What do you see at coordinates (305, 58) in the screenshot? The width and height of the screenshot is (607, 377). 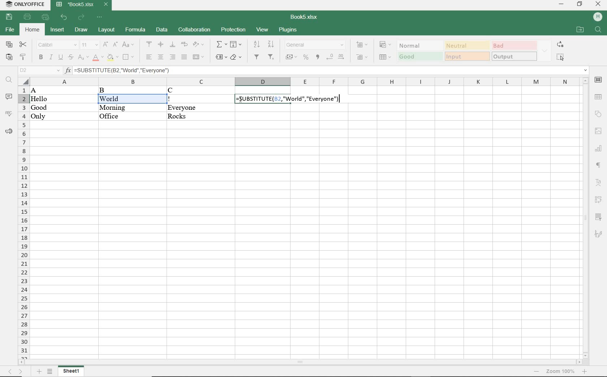 I see `percent style` at bounding box center [305, 58].